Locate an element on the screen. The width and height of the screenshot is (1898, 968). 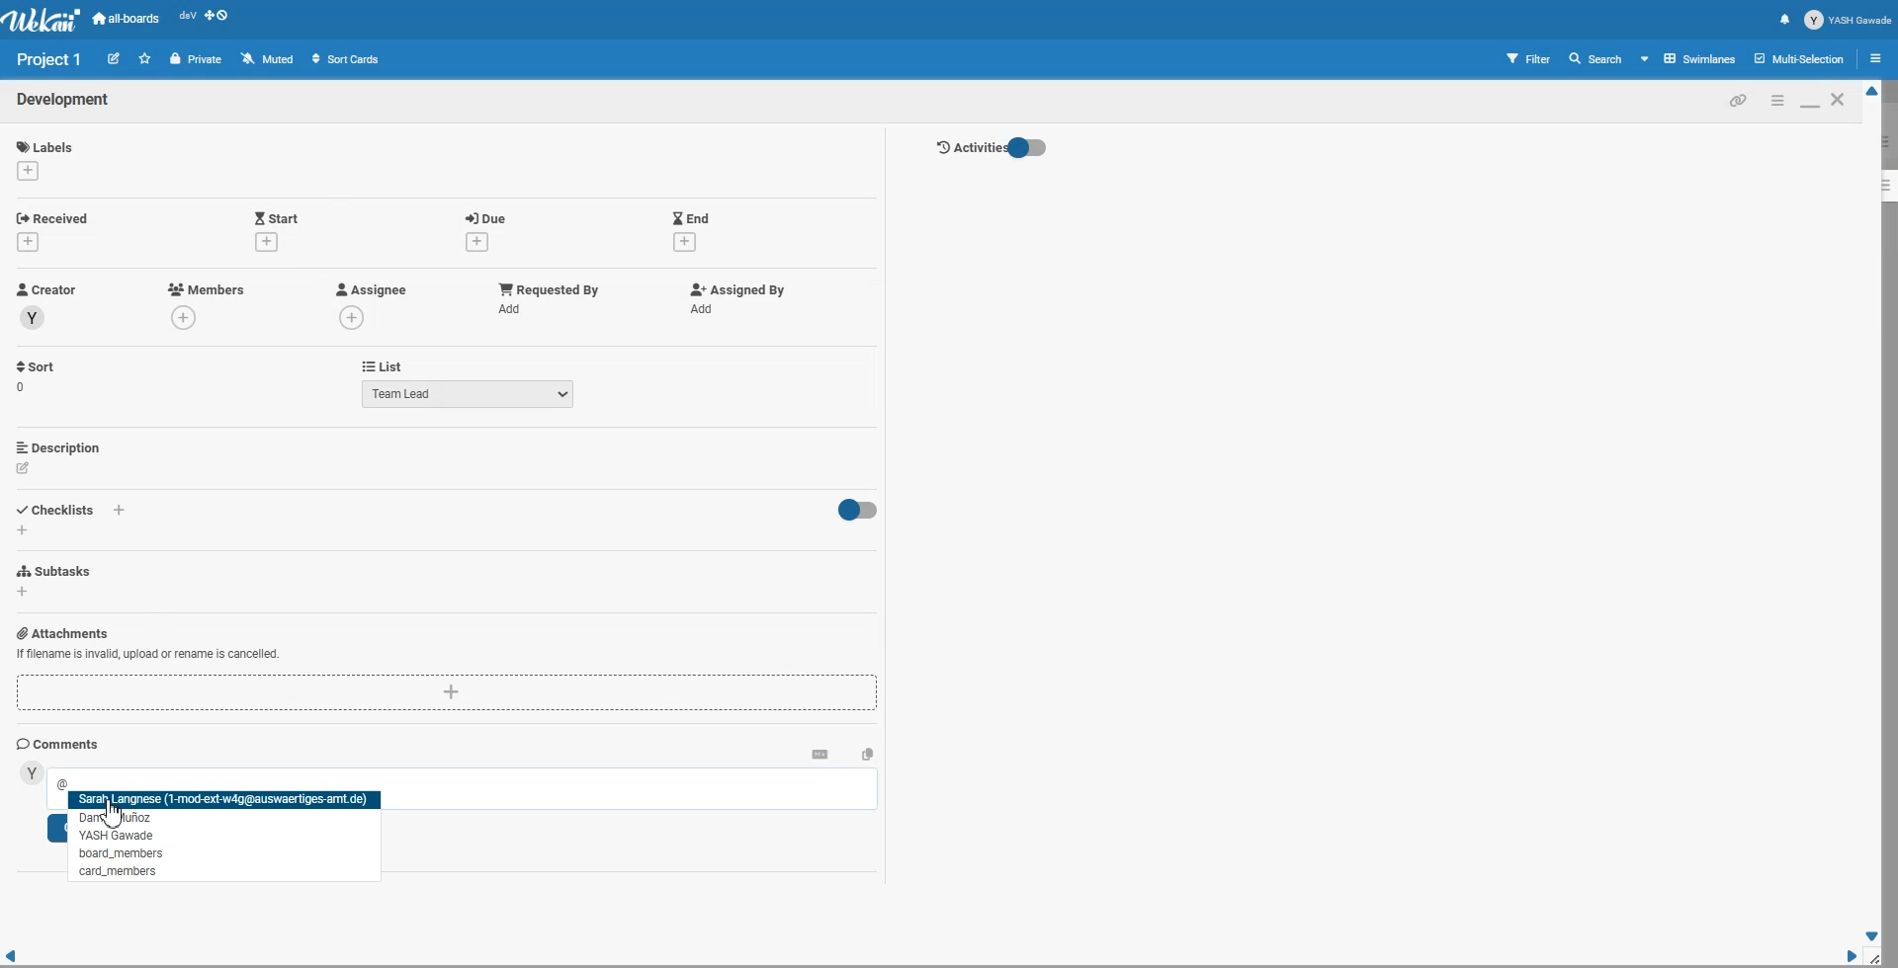
Team Lead is located at coordinates (469, 393).